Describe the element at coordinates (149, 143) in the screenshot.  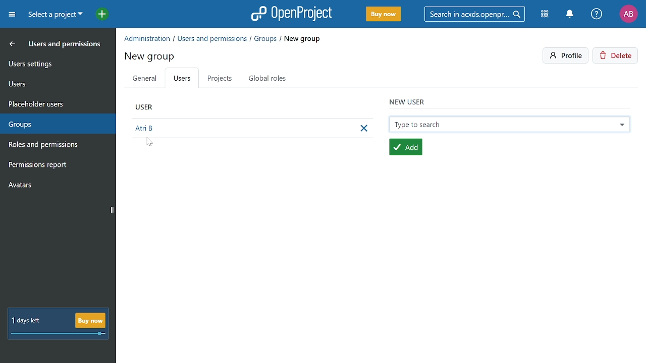
I see `cursor` at that location.